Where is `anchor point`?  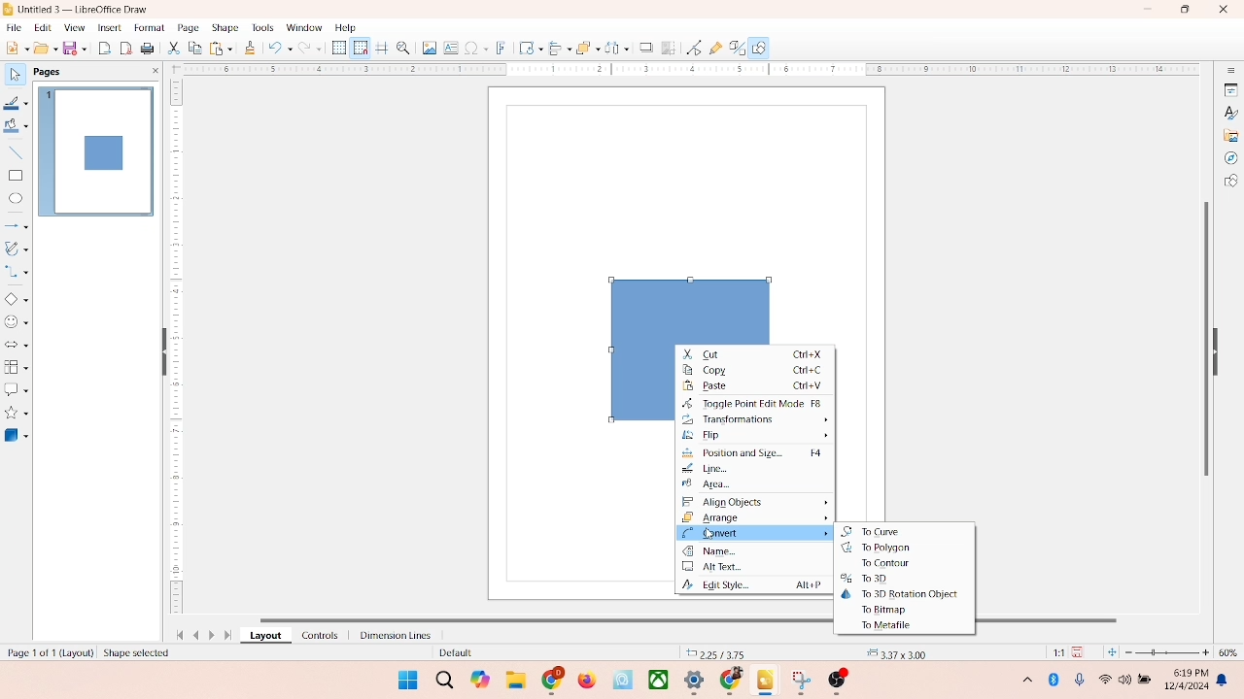 anchor point is located at coordinates (894, 651).